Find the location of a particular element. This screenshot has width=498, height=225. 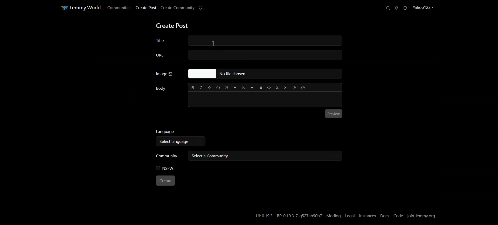

NSFW is located at coordinates (165, 168).